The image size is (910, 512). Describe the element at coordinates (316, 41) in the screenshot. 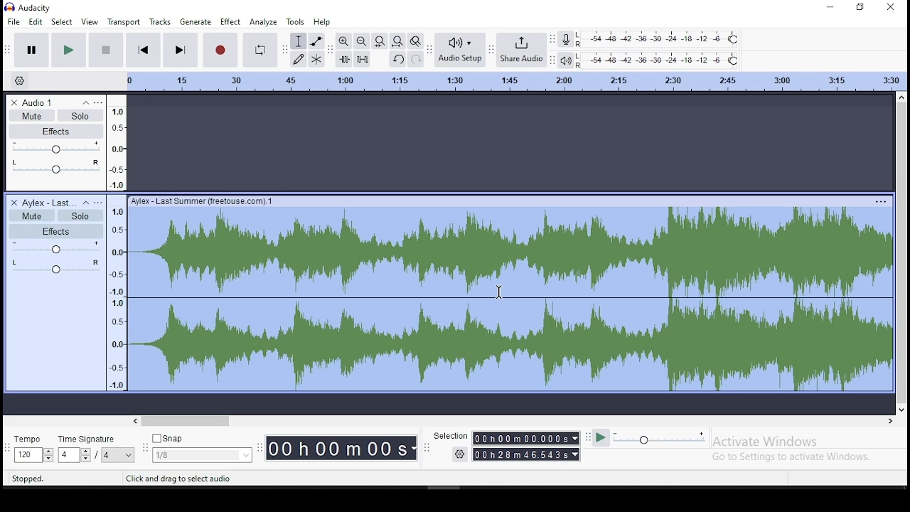

I see `envelope tool` at that location.